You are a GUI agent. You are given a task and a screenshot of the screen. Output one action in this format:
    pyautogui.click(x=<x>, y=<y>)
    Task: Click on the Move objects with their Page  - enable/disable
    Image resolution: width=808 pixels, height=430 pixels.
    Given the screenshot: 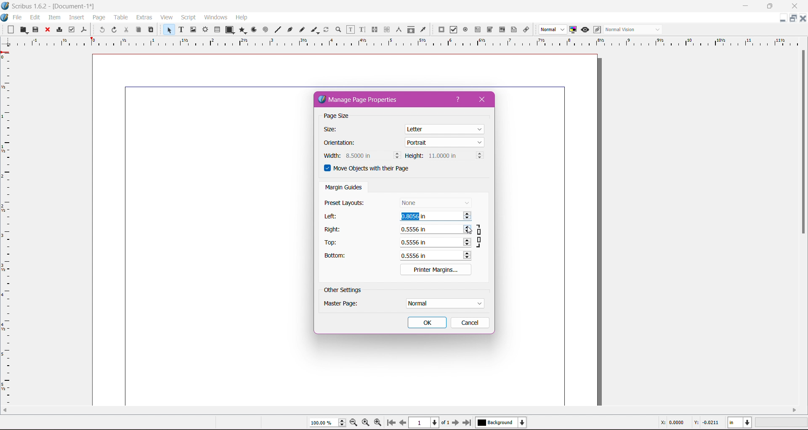 What is the action you would take?
    pyautogui.click(x=372, y=170)
    